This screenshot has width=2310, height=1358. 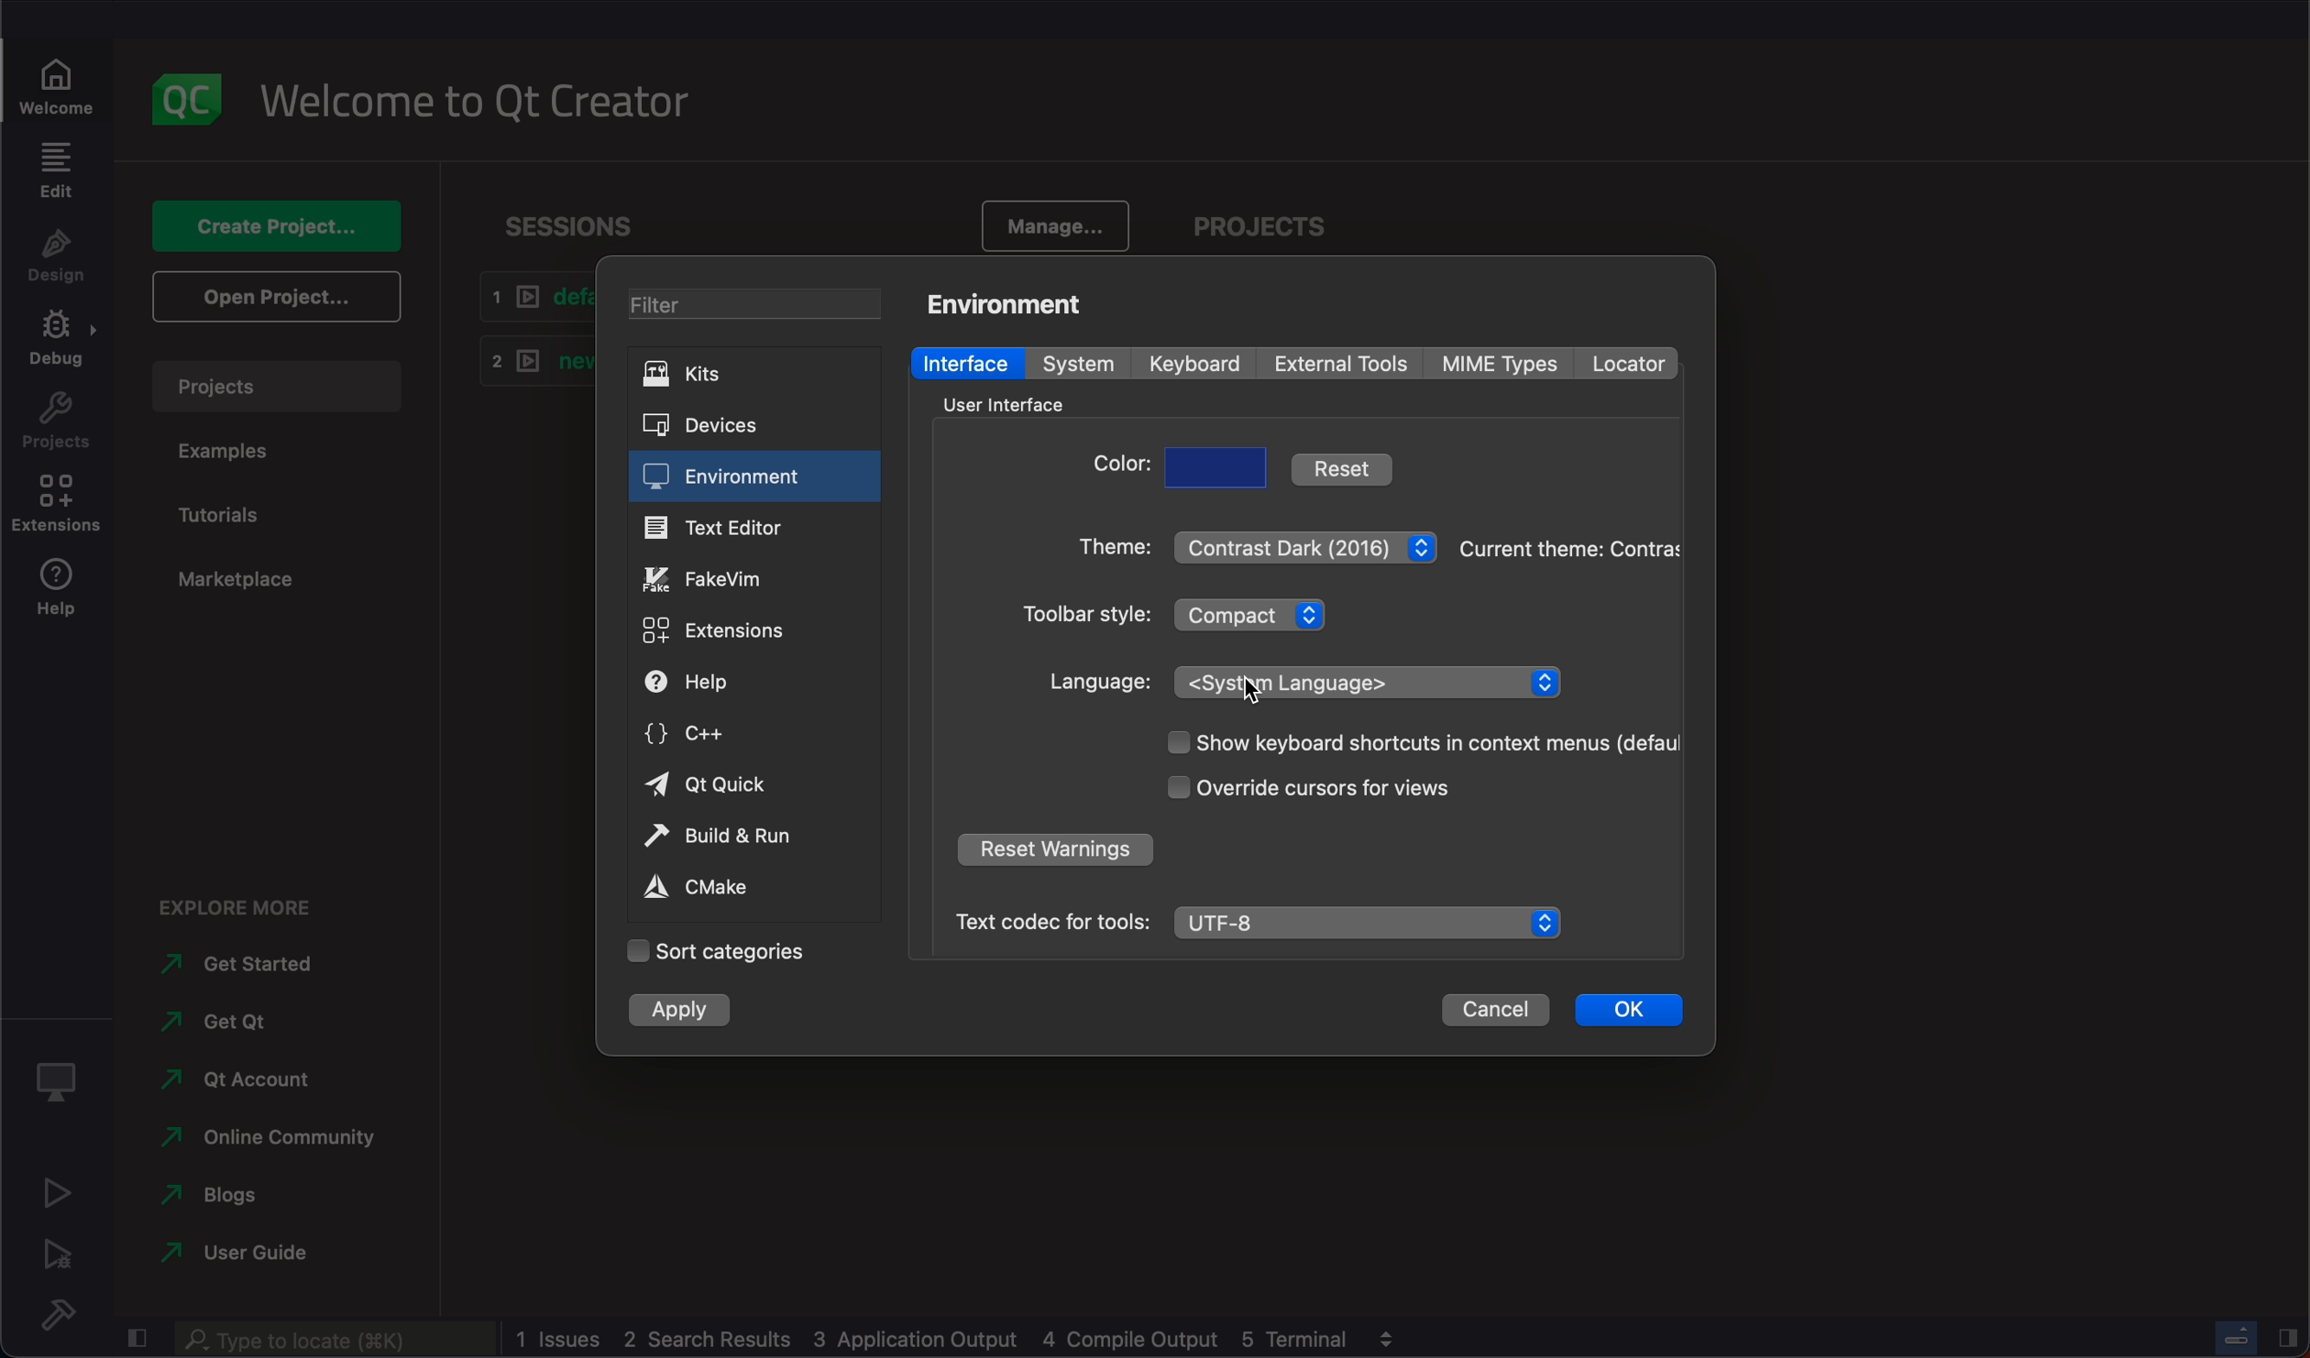 I want to click on close slidebar, so click(x=2287, y=1338).